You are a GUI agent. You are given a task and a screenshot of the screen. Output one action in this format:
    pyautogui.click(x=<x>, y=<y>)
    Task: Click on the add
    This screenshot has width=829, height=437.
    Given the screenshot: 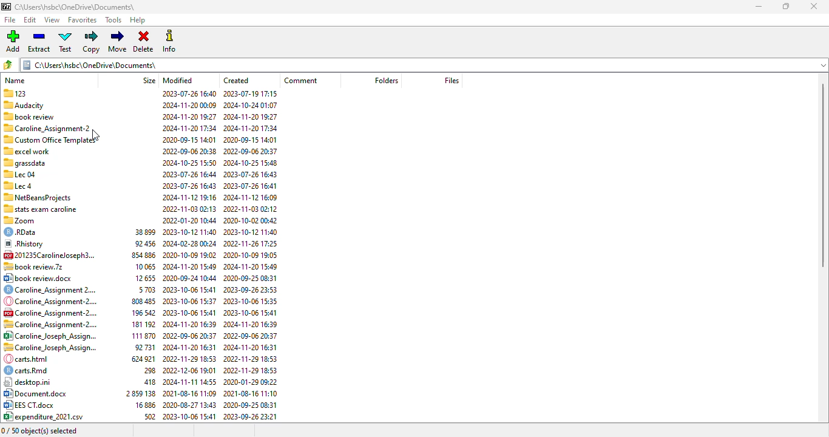 What is the action you would take?
    pyautogui.click(x=12, y=41)
    